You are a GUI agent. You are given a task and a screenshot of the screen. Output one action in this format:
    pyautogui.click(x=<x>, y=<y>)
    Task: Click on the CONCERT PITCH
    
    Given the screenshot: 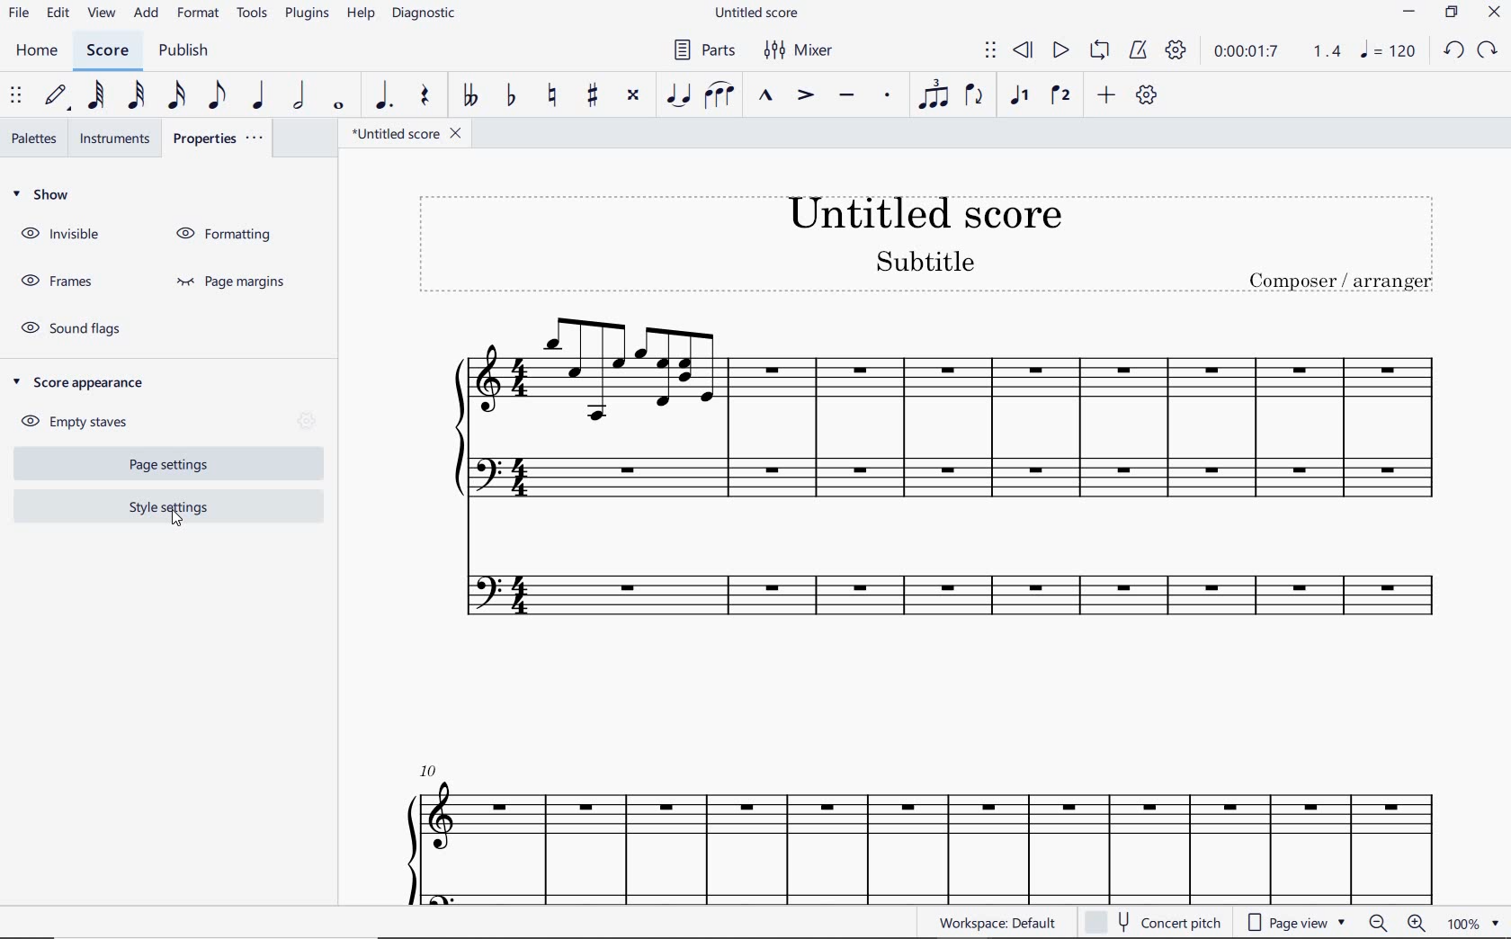 What is the action you would take?
    pyautogui.click(x=1155, y=922)
    